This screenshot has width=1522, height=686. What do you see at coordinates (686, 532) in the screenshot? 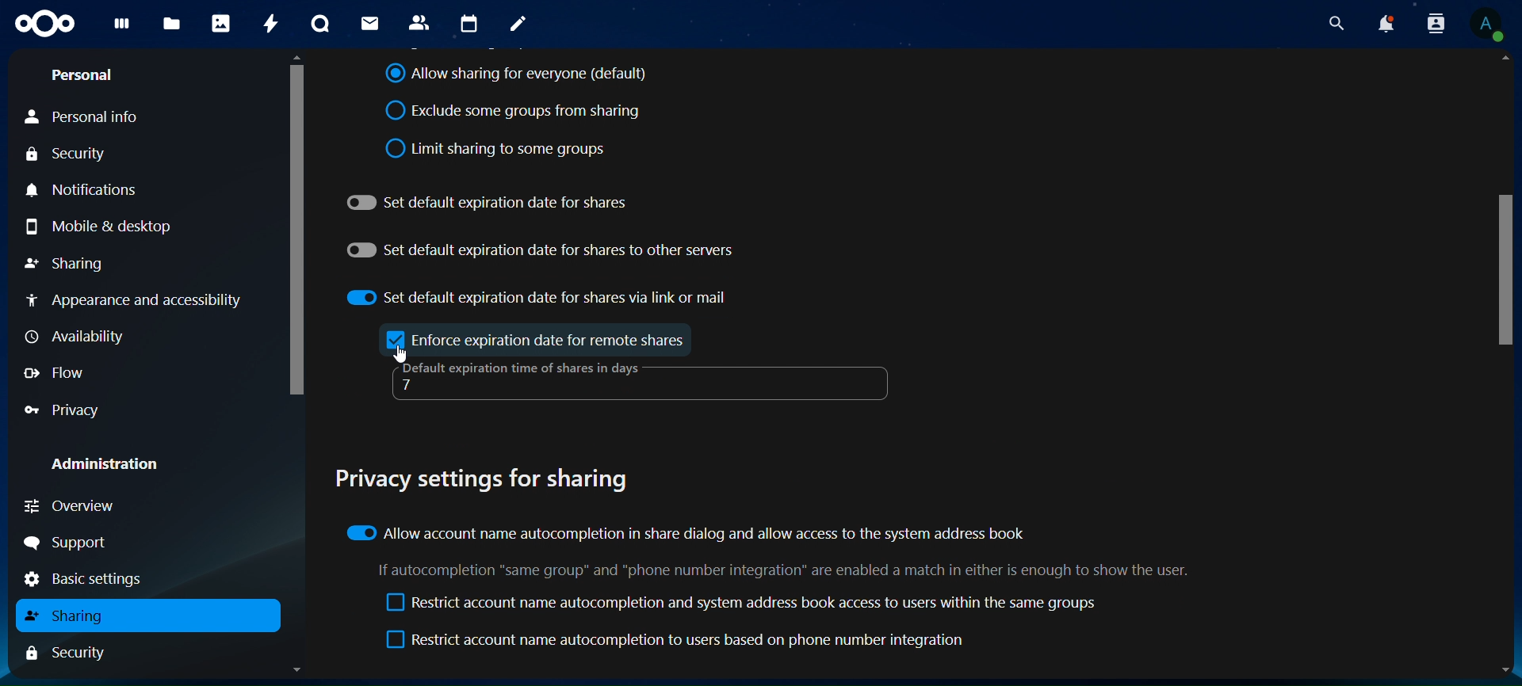
I see `allow account name autocompletion in share dialog and allow acess to the system address book` at bounding box center [686, 532].